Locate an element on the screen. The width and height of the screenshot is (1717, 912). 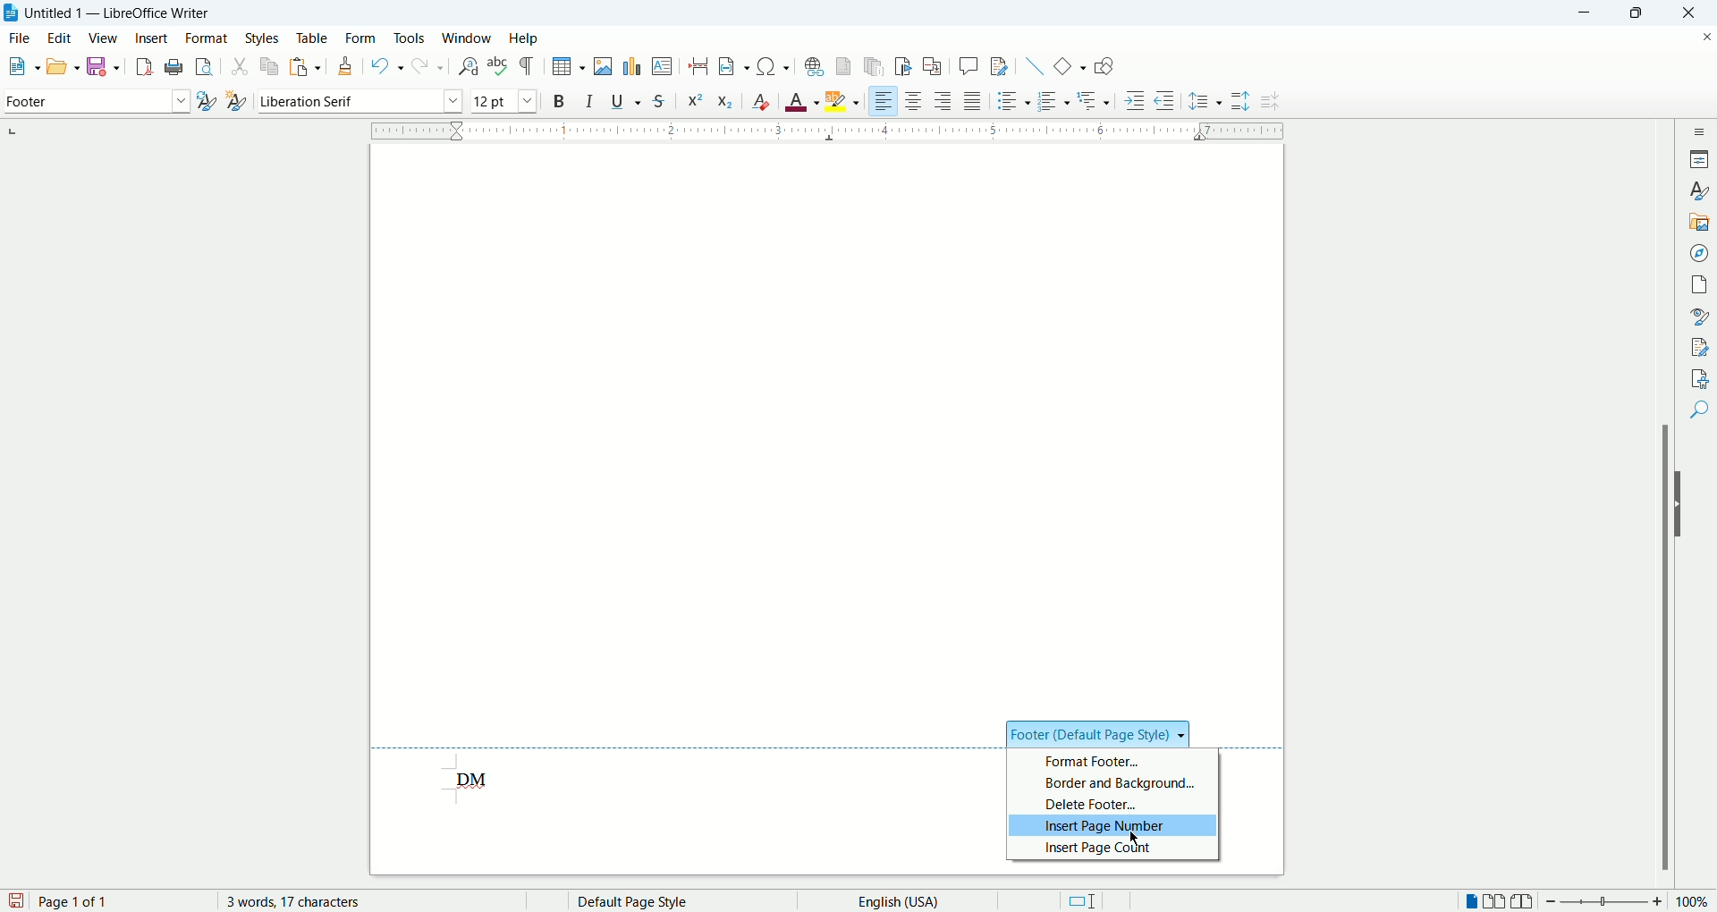
form is located at coordinates (361, 37).